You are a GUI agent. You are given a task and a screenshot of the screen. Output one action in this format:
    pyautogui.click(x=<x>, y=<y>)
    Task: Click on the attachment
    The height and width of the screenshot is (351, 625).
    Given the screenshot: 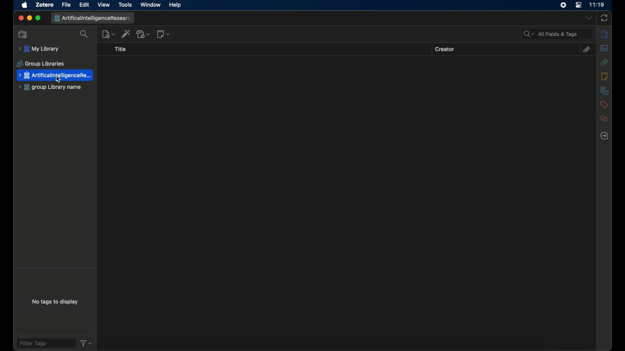 What is the action you would take?
    pyautogui.click(x=587, y=49)
    